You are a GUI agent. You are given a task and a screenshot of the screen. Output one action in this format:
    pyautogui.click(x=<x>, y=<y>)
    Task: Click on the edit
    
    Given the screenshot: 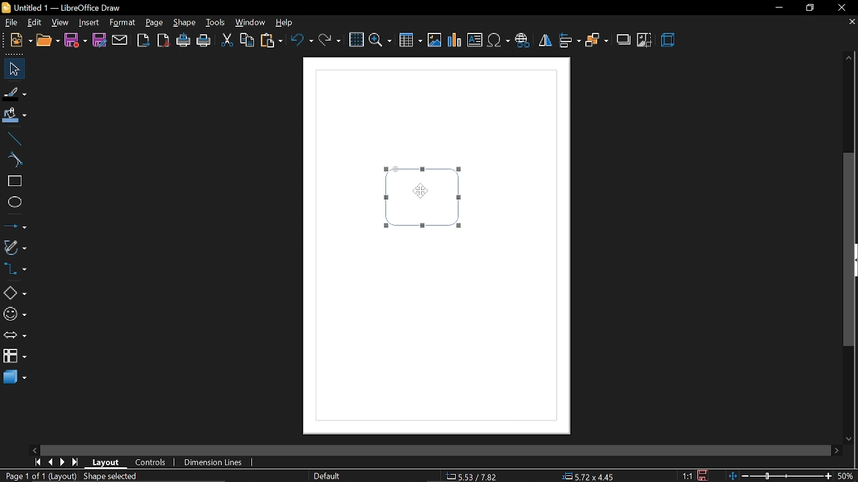 What is the action you would take?
    pyautogui.click(x=36, y=22)
    